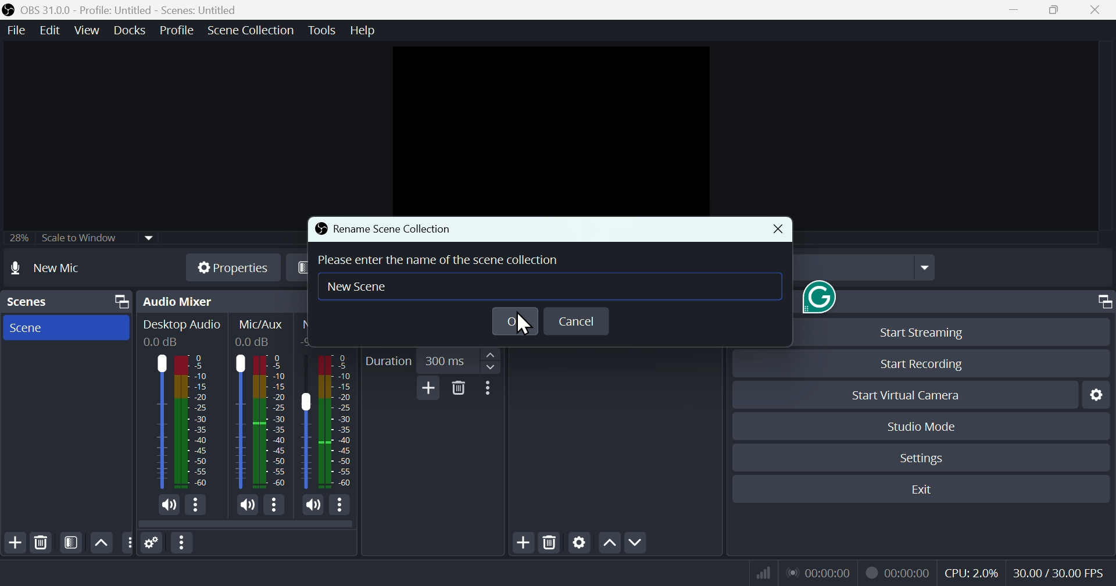 The width and height of the screenshot is (1116, 586). I want to click on Frame Per Second, so click(1059, 573).